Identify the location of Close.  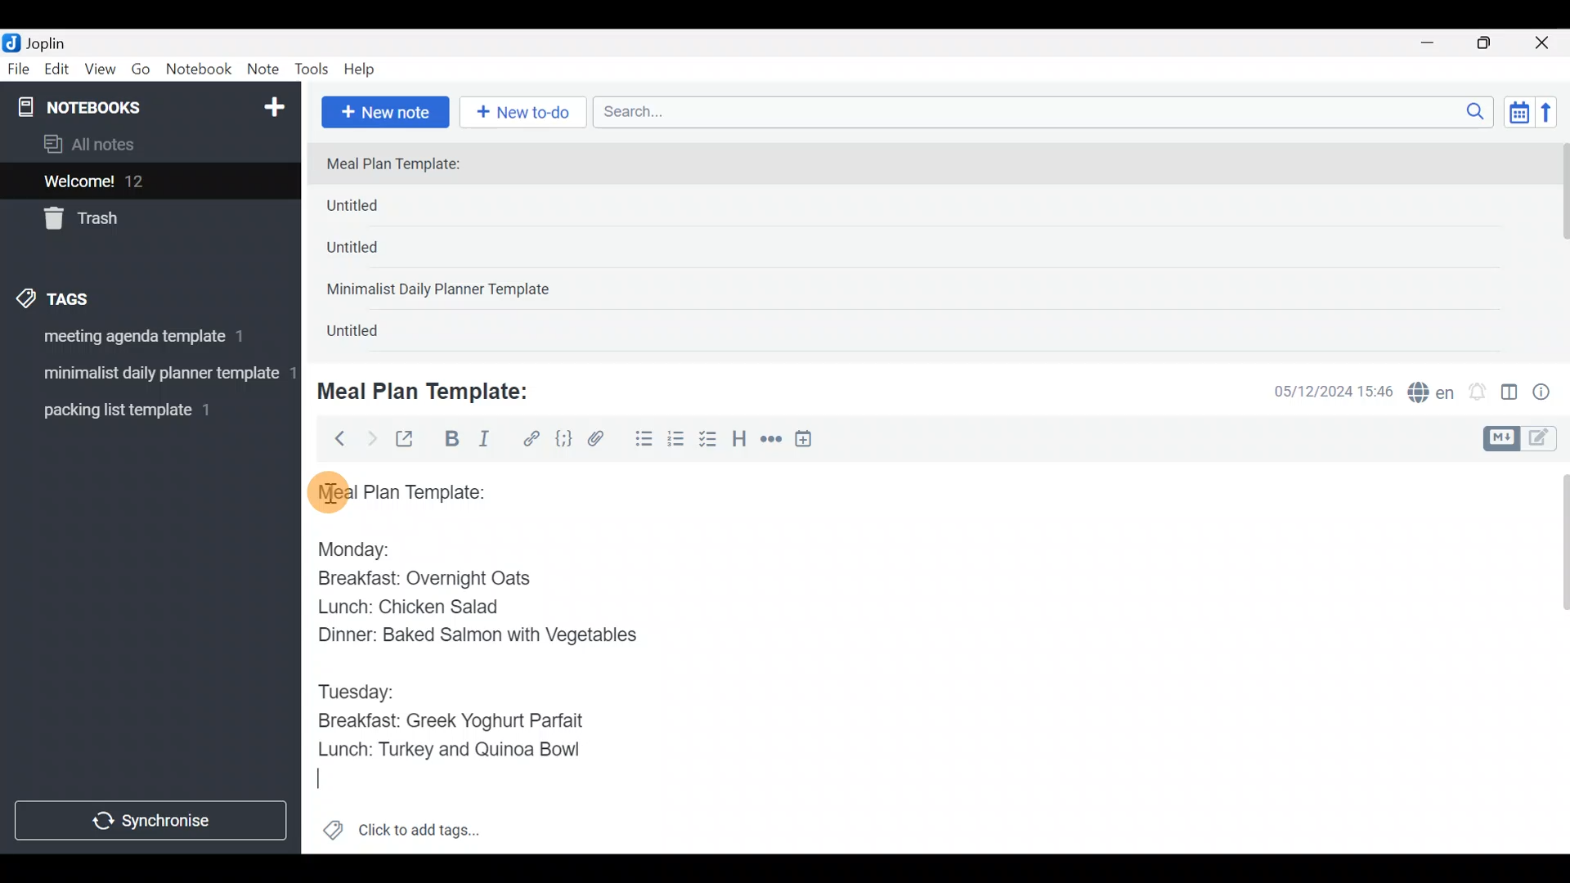
(1545, 44).